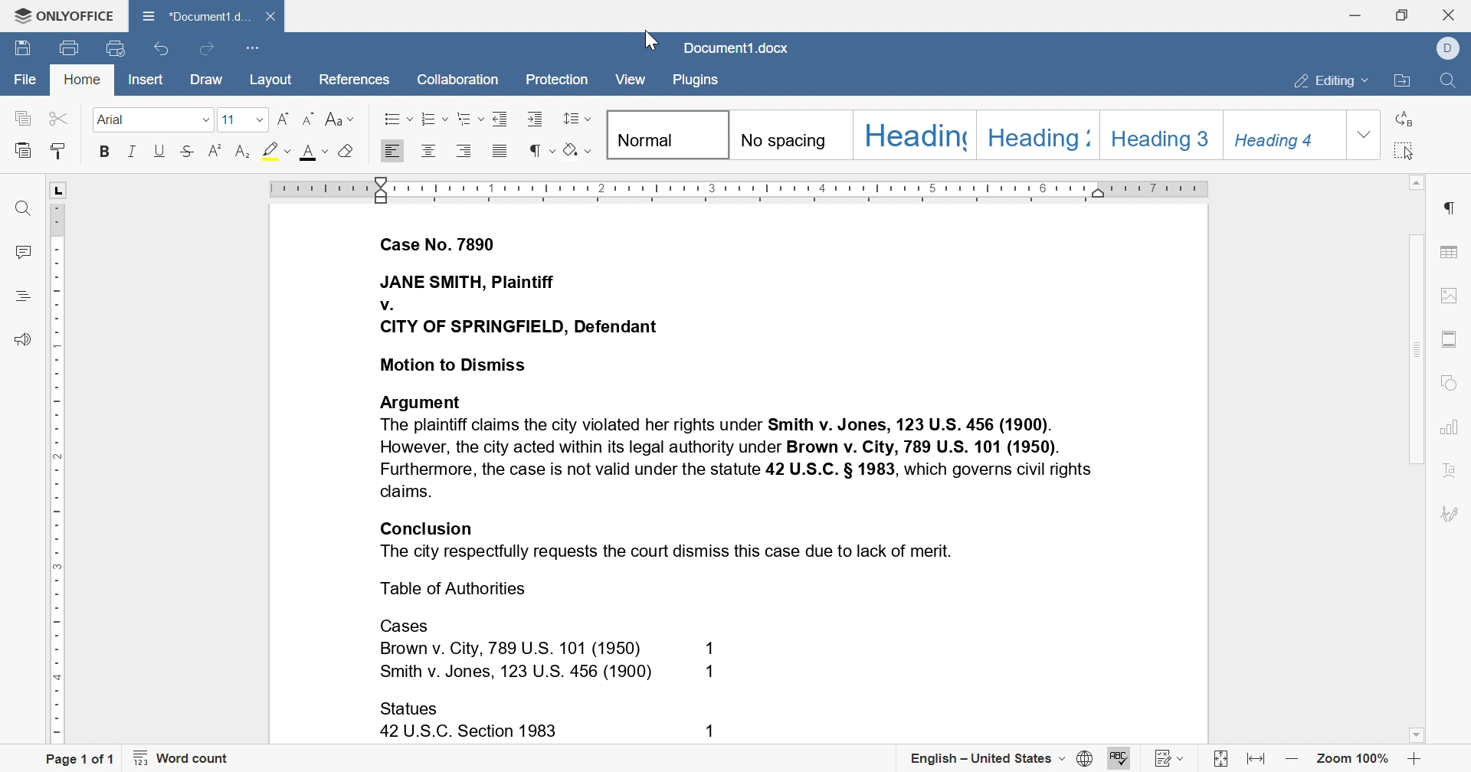  Describe the element at coordinates (149, 79) in the screenshot. I see `insert` at that location.